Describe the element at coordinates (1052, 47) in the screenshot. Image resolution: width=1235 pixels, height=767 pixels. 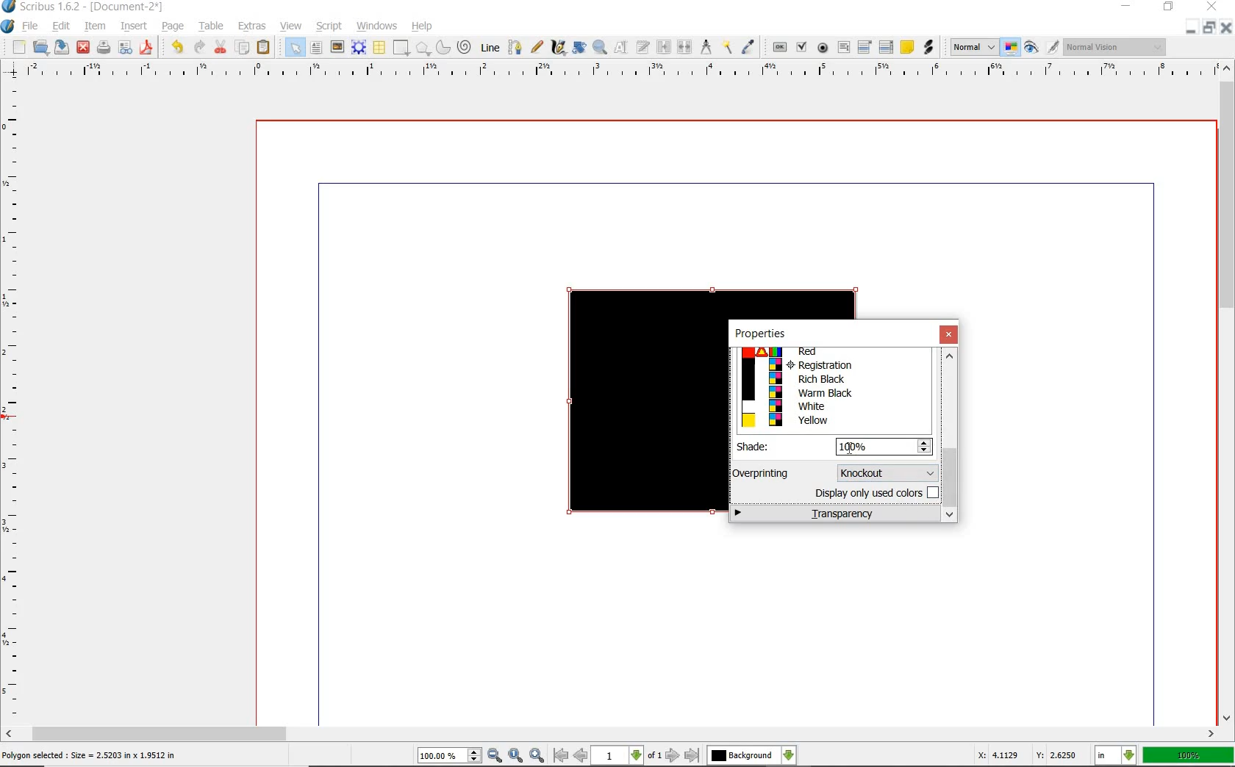
I see `edit in preview mode` at that location.